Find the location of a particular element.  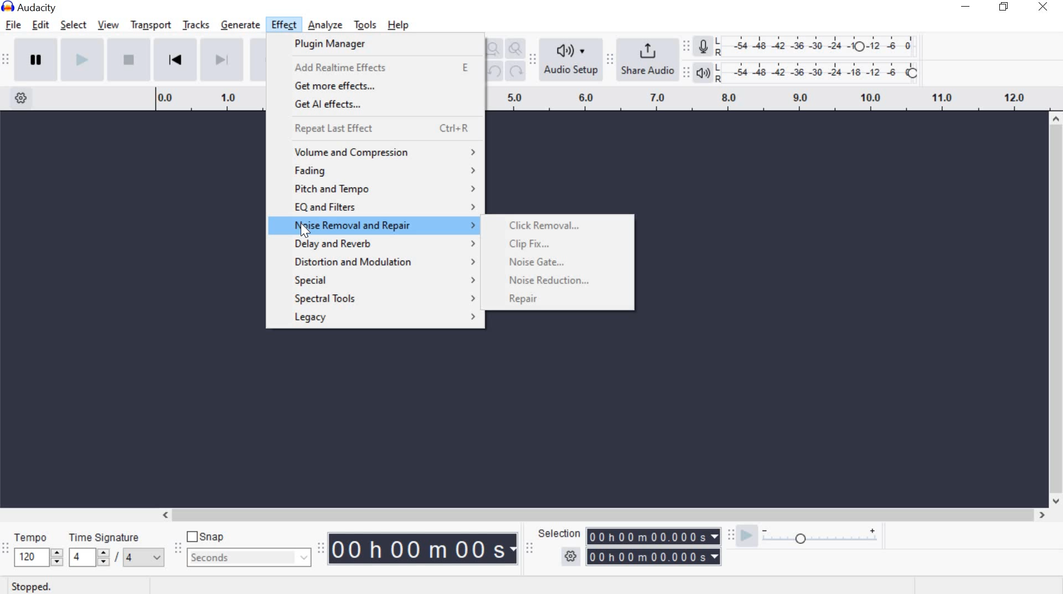

delay and reverb is located at coordinates (381, 244).